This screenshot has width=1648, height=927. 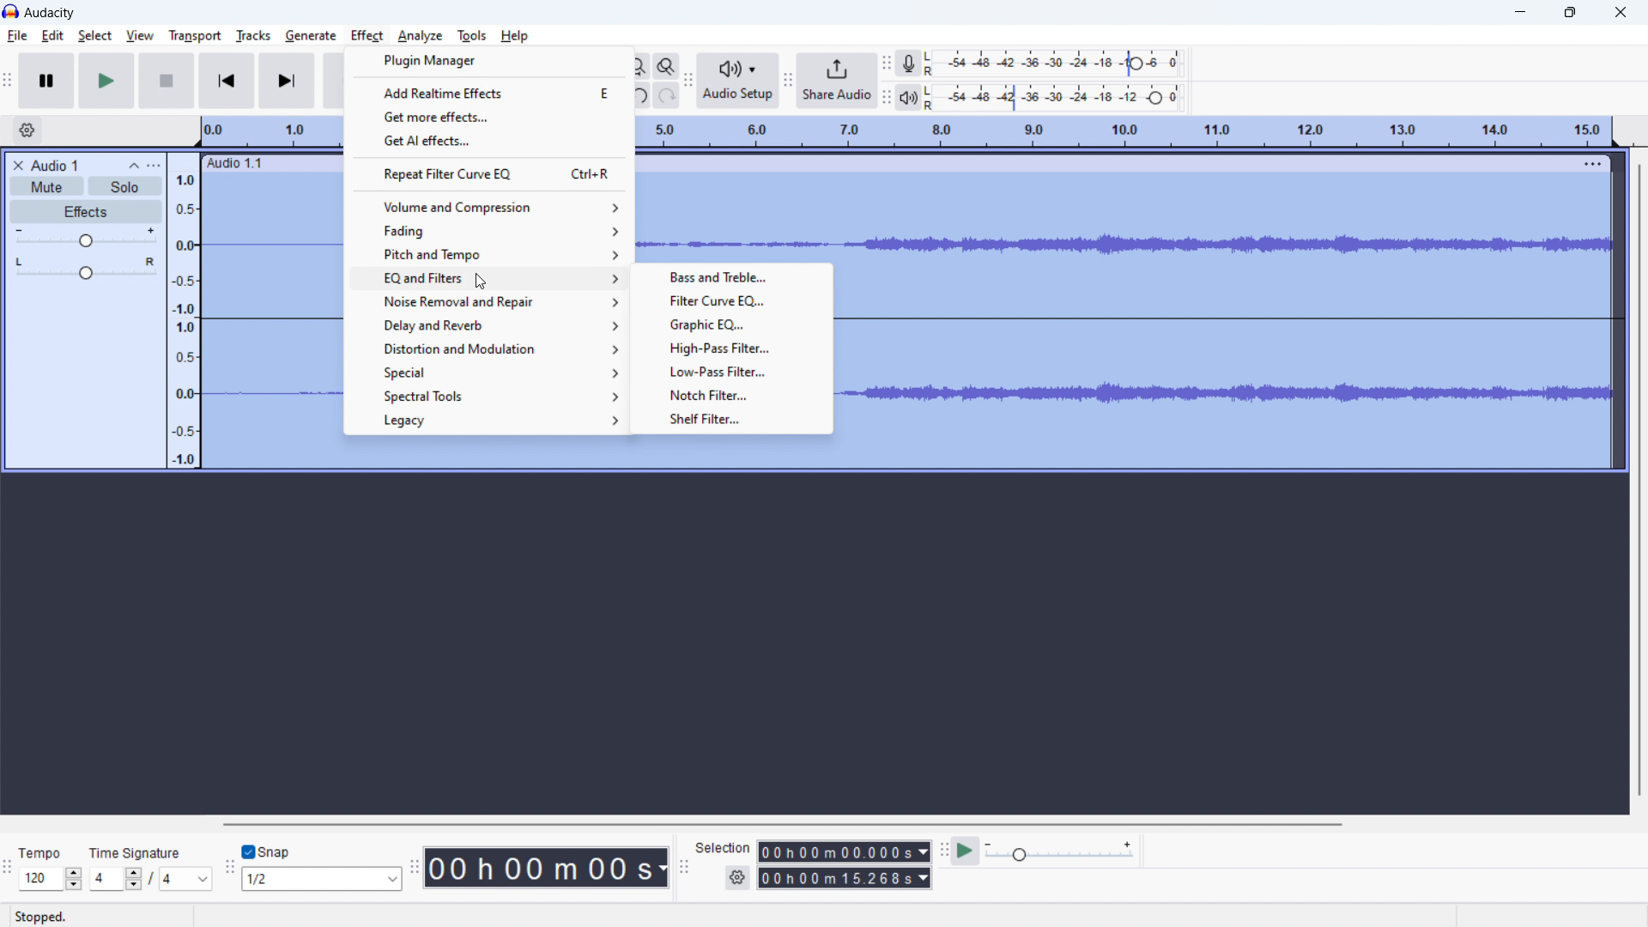 I want to click on collapse, so click(x=135, y=167).